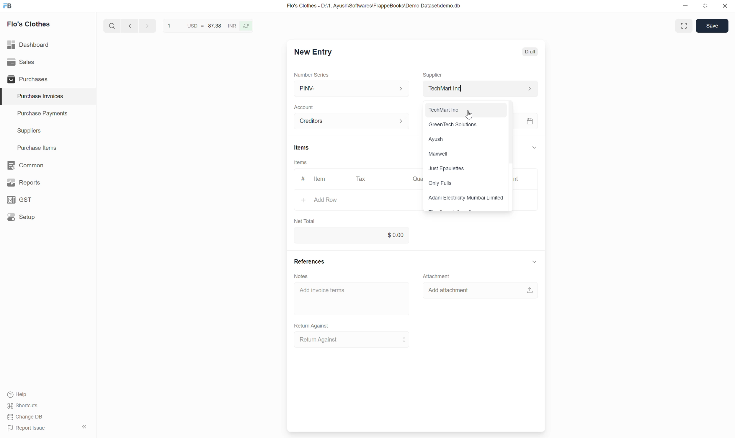 The image size is (735, 438). I want to click on Return Against, so click(353, 340).